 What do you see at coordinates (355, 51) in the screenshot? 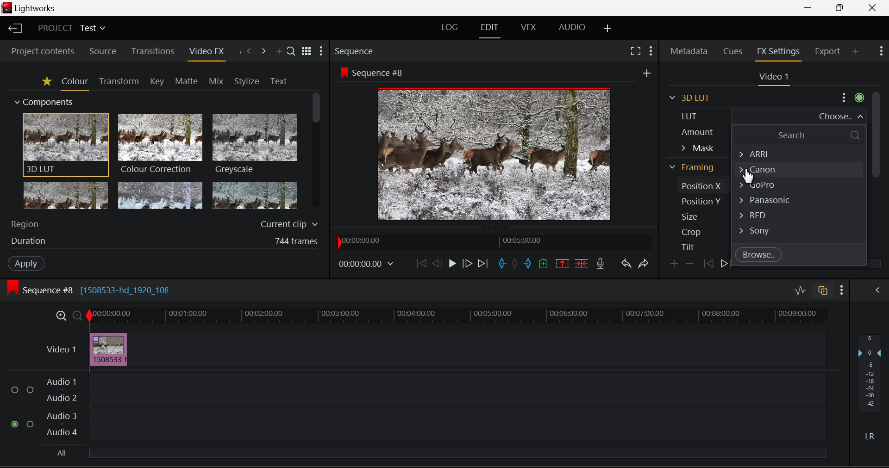
I see `Sequence Preview Section` at bounding box center [355, 51].